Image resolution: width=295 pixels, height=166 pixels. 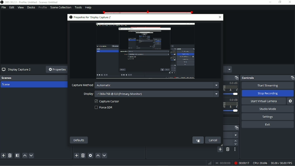 I want to click on Tools, so click(x=78, y=7).